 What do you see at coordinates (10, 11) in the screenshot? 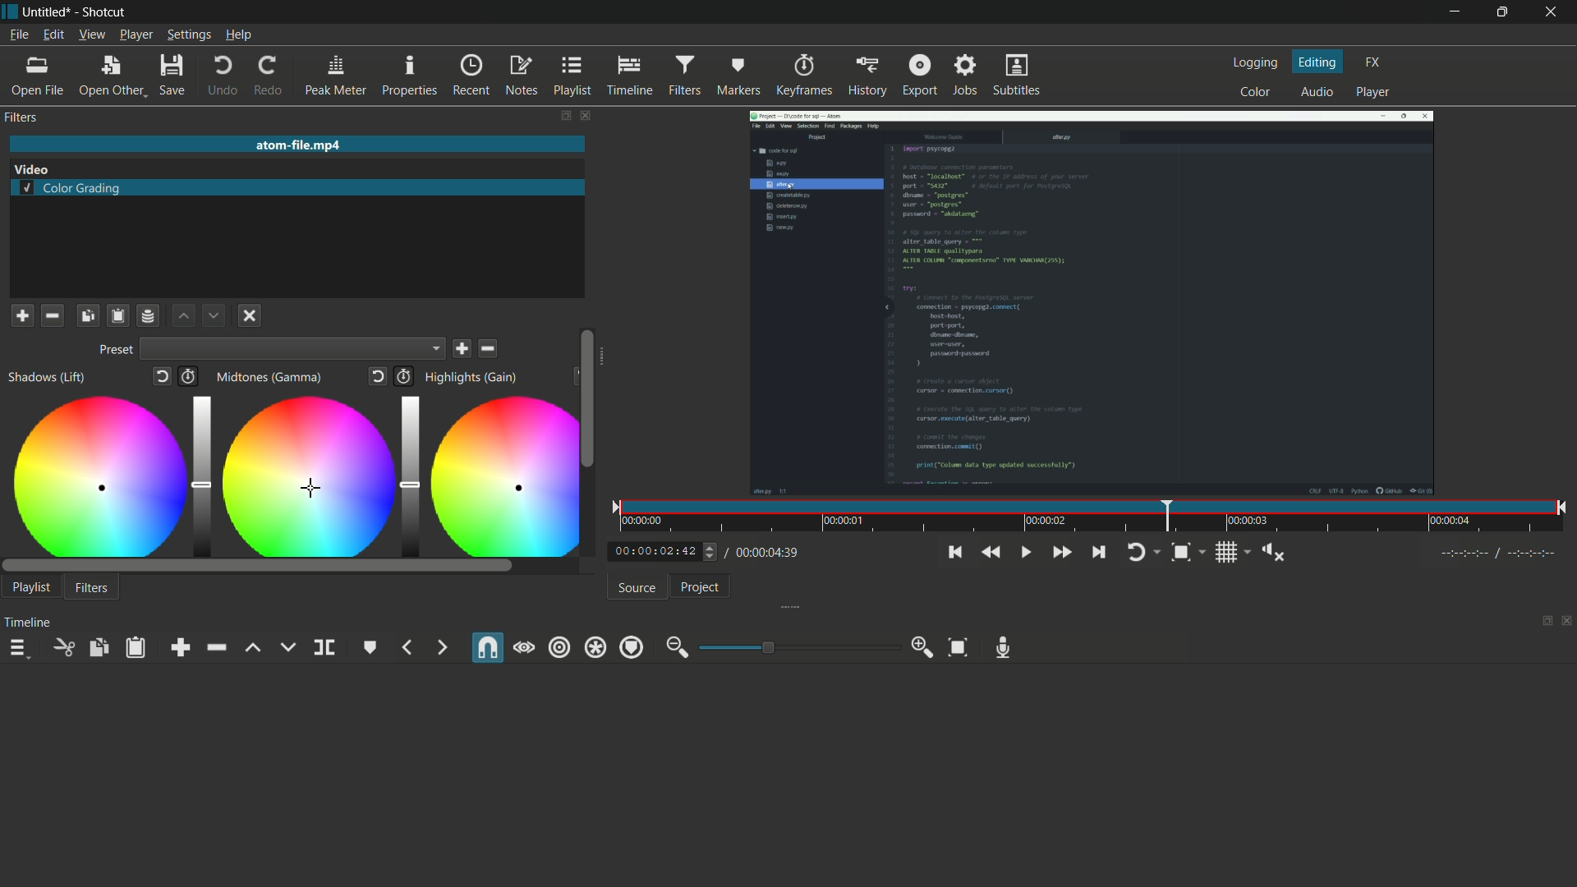
I see `app icon` at bounding box center [10, 11].